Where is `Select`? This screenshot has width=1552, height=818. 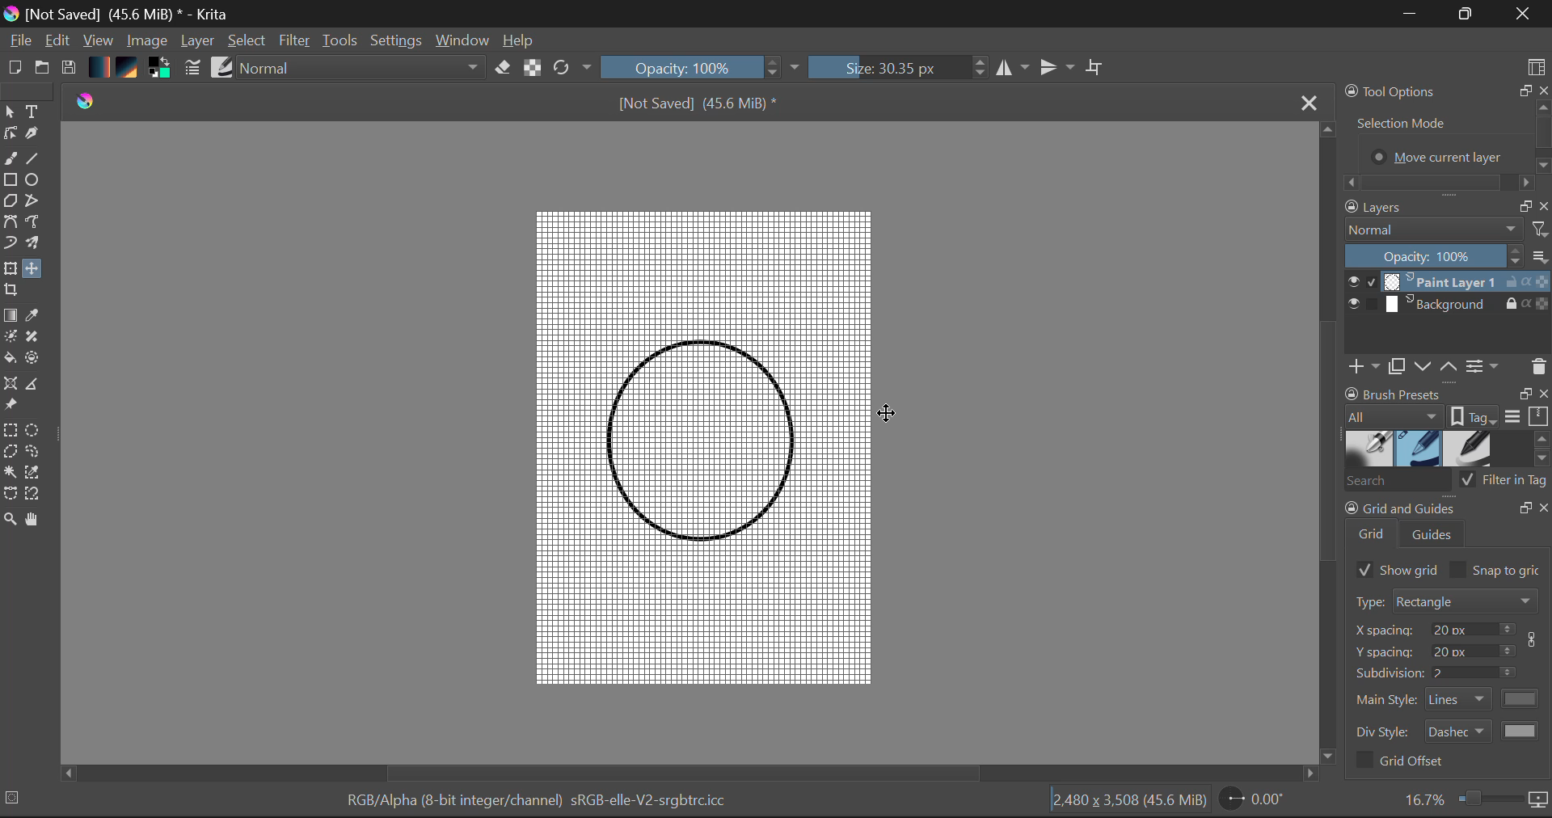
Select is located at coordinates (11, 112).